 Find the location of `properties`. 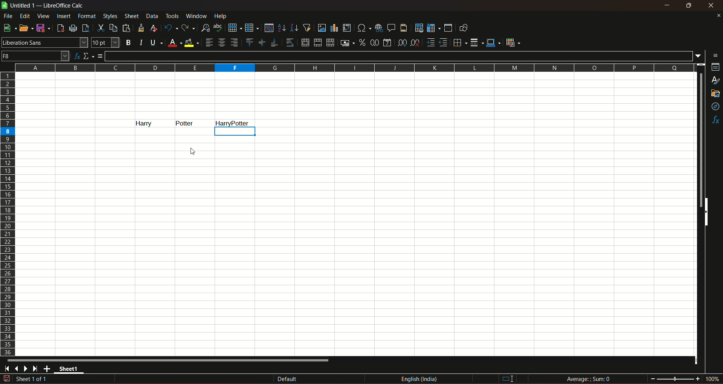

properties is located at coordinates (715, 68).